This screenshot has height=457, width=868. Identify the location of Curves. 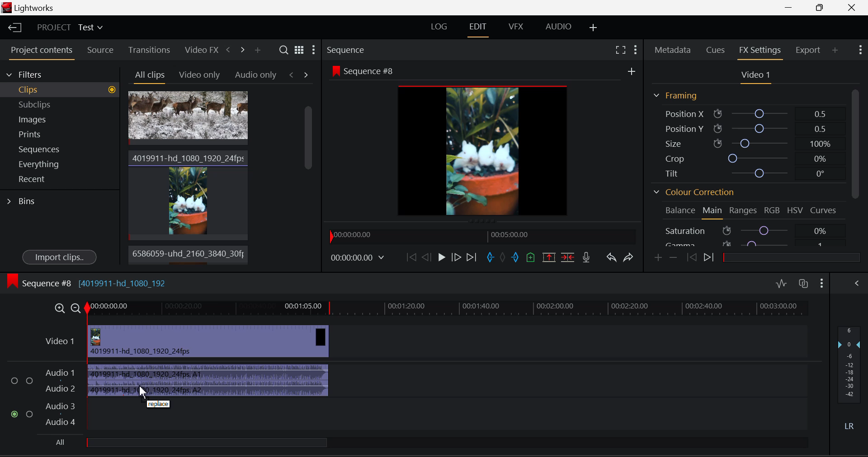
(826, 210).